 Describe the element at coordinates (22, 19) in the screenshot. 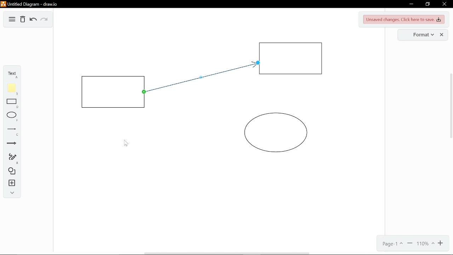

I see `Delete` at that location.